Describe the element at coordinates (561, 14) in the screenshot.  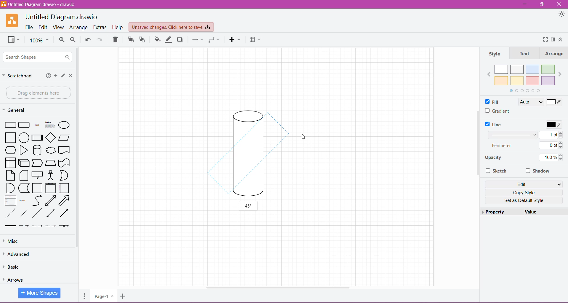
I see `Appearance` at that location.